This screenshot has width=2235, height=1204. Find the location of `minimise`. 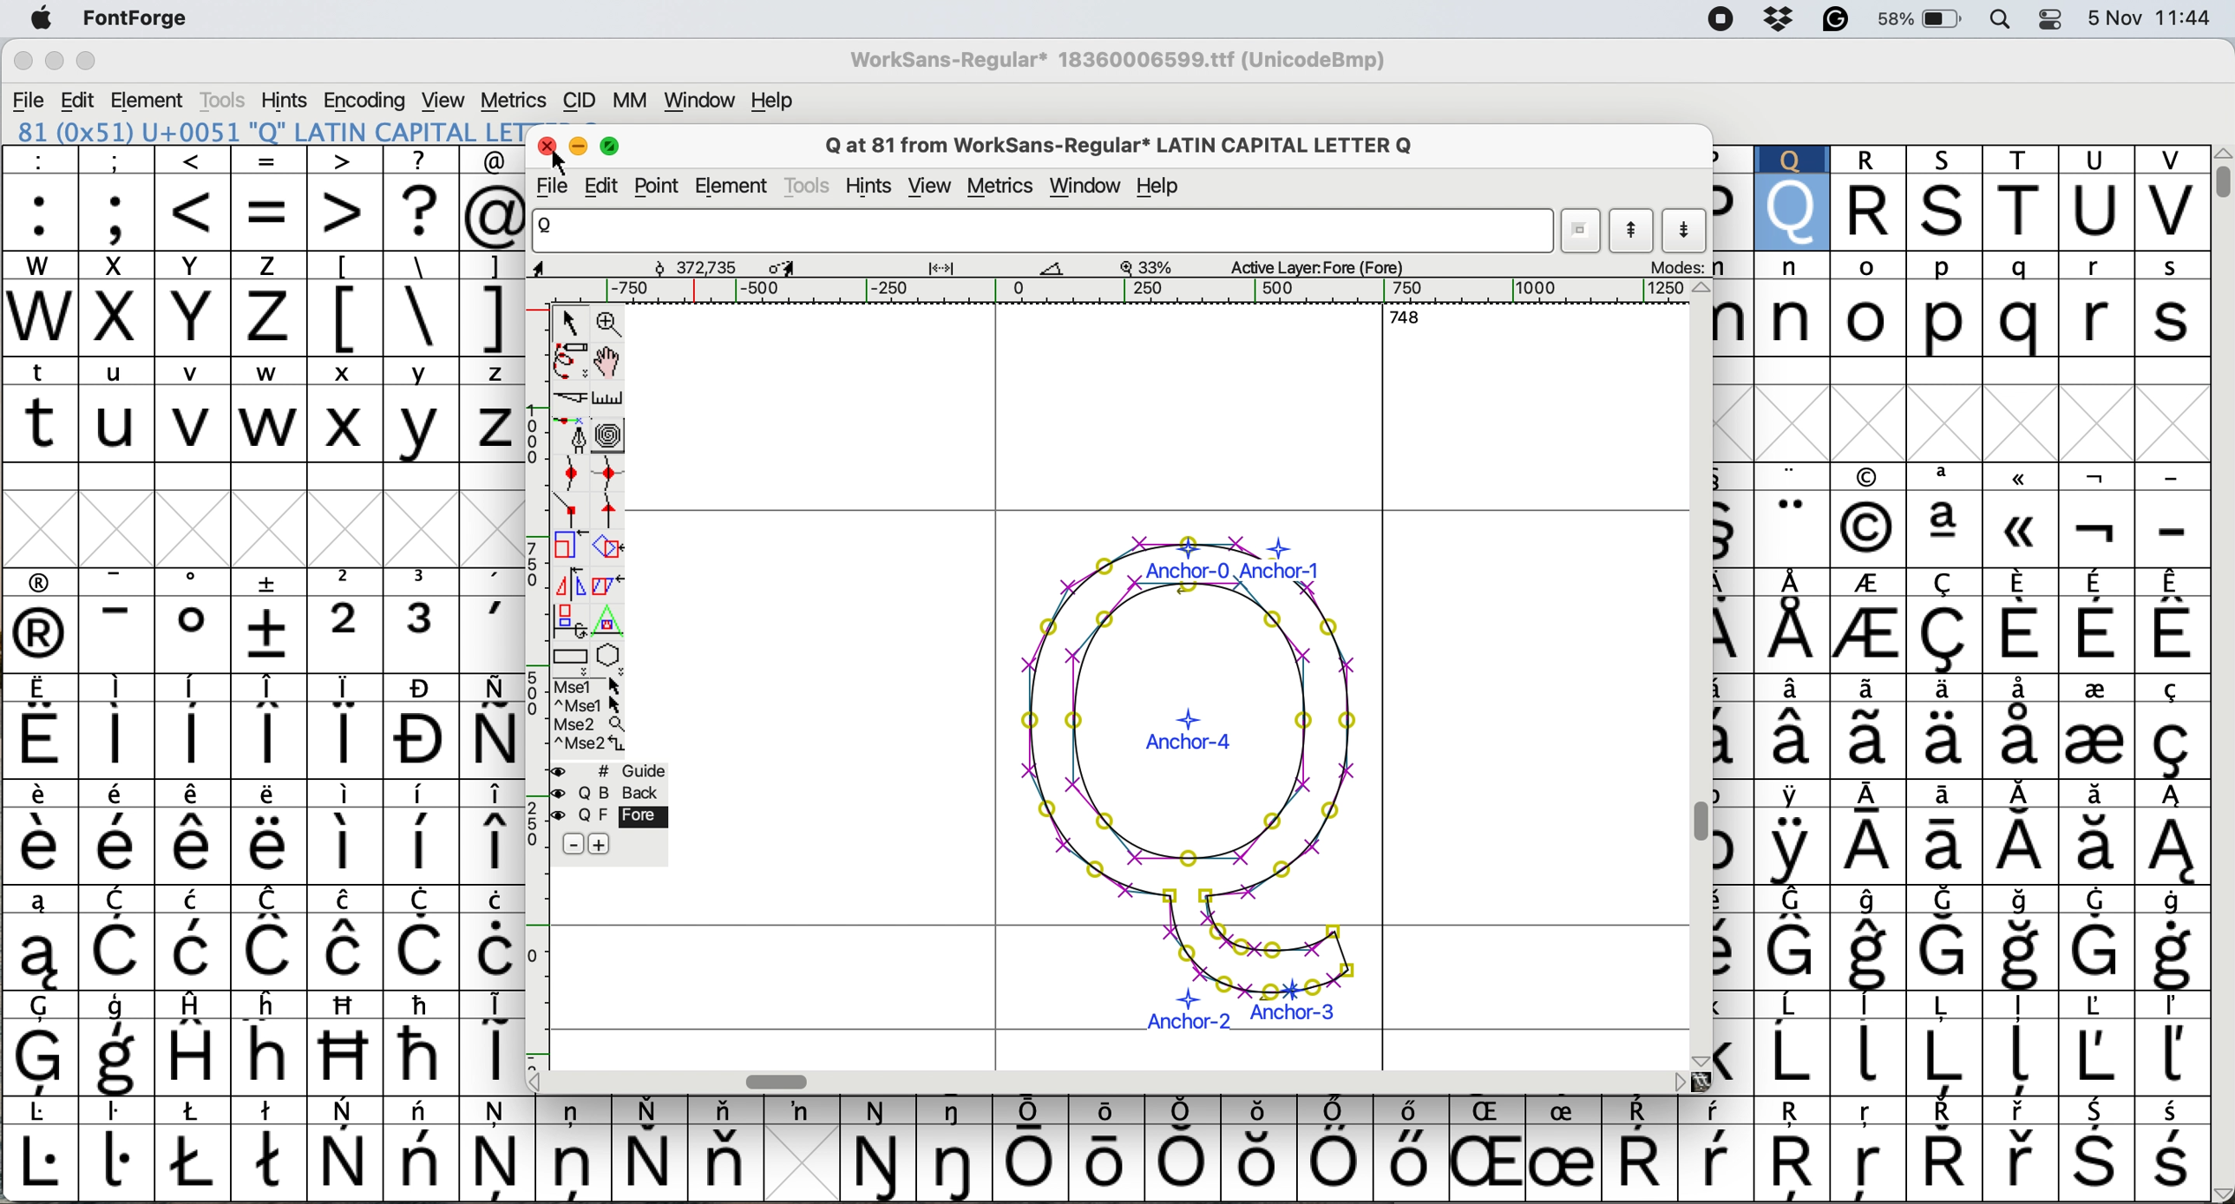

minimise is located at coordinates (579, 147).